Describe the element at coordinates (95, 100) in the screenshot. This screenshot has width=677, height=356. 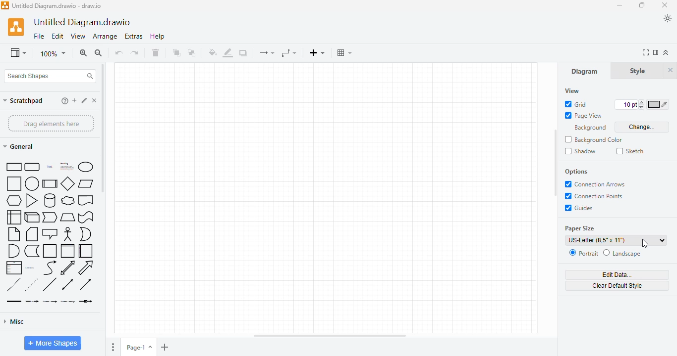
I see `delete` at that location.